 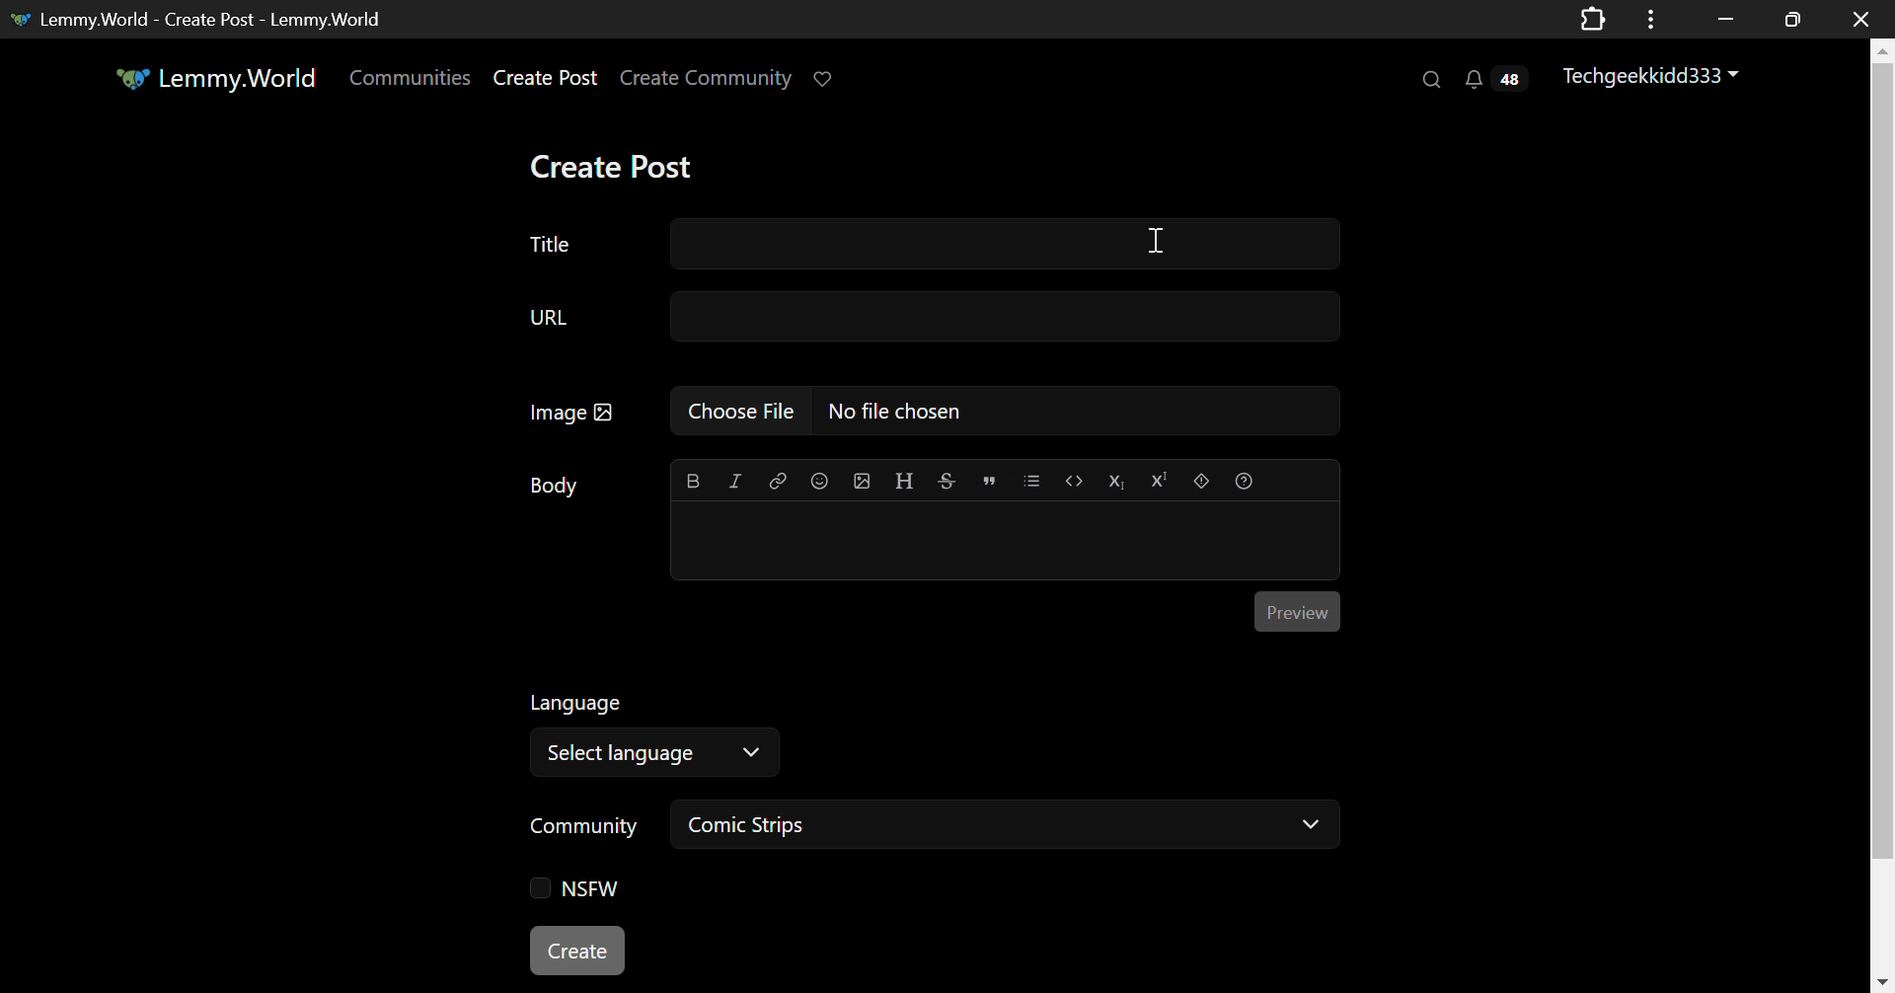 I want to click on Create Community, so click(x=707, y=79).